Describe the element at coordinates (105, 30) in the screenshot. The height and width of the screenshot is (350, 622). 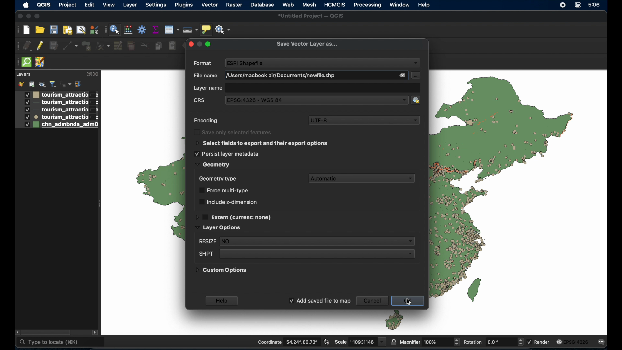
I see `drag handle` at that location.